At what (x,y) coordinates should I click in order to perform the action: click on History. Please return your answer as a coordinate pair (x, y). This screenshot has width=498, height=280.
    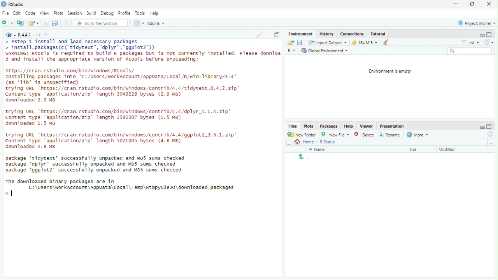
    Looking at the image, I should click on (327, 33).